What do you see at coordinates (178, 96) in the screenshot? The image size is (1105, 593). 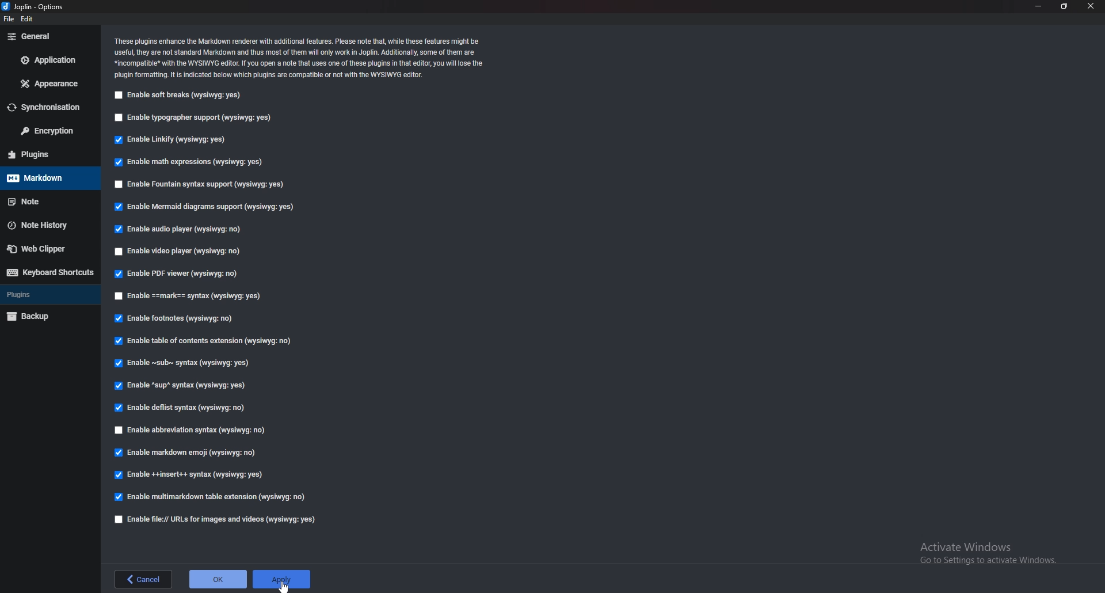 I see `Enable soft breaks (wysiqyg:yes)` at bounding box center [178, 96].